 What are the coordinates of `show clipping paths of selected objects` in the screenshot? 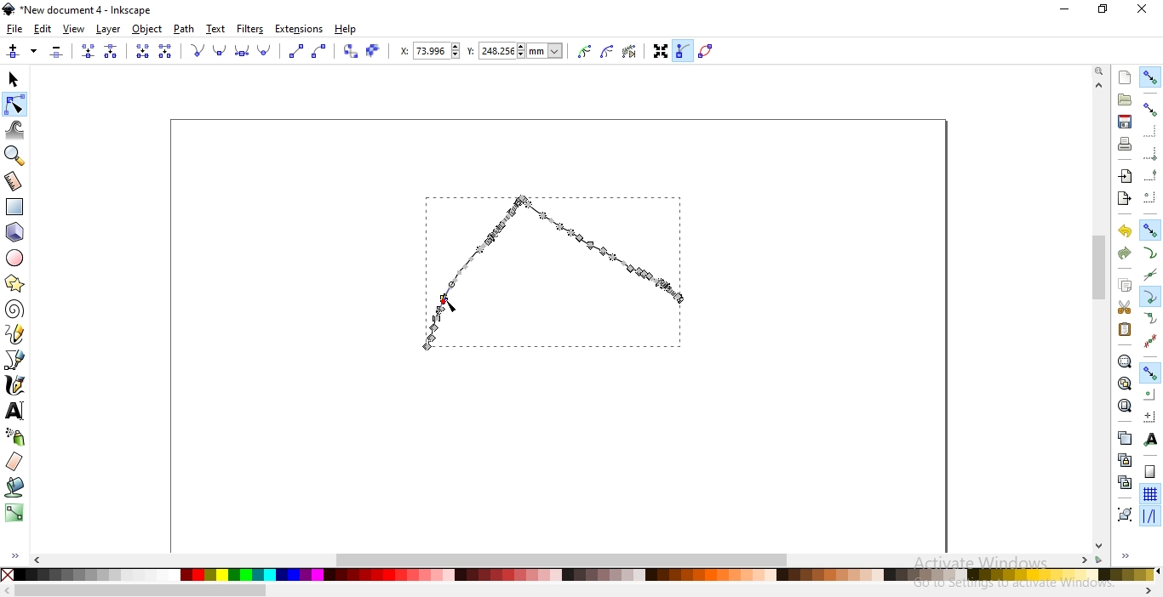 It's located at (585, 52).